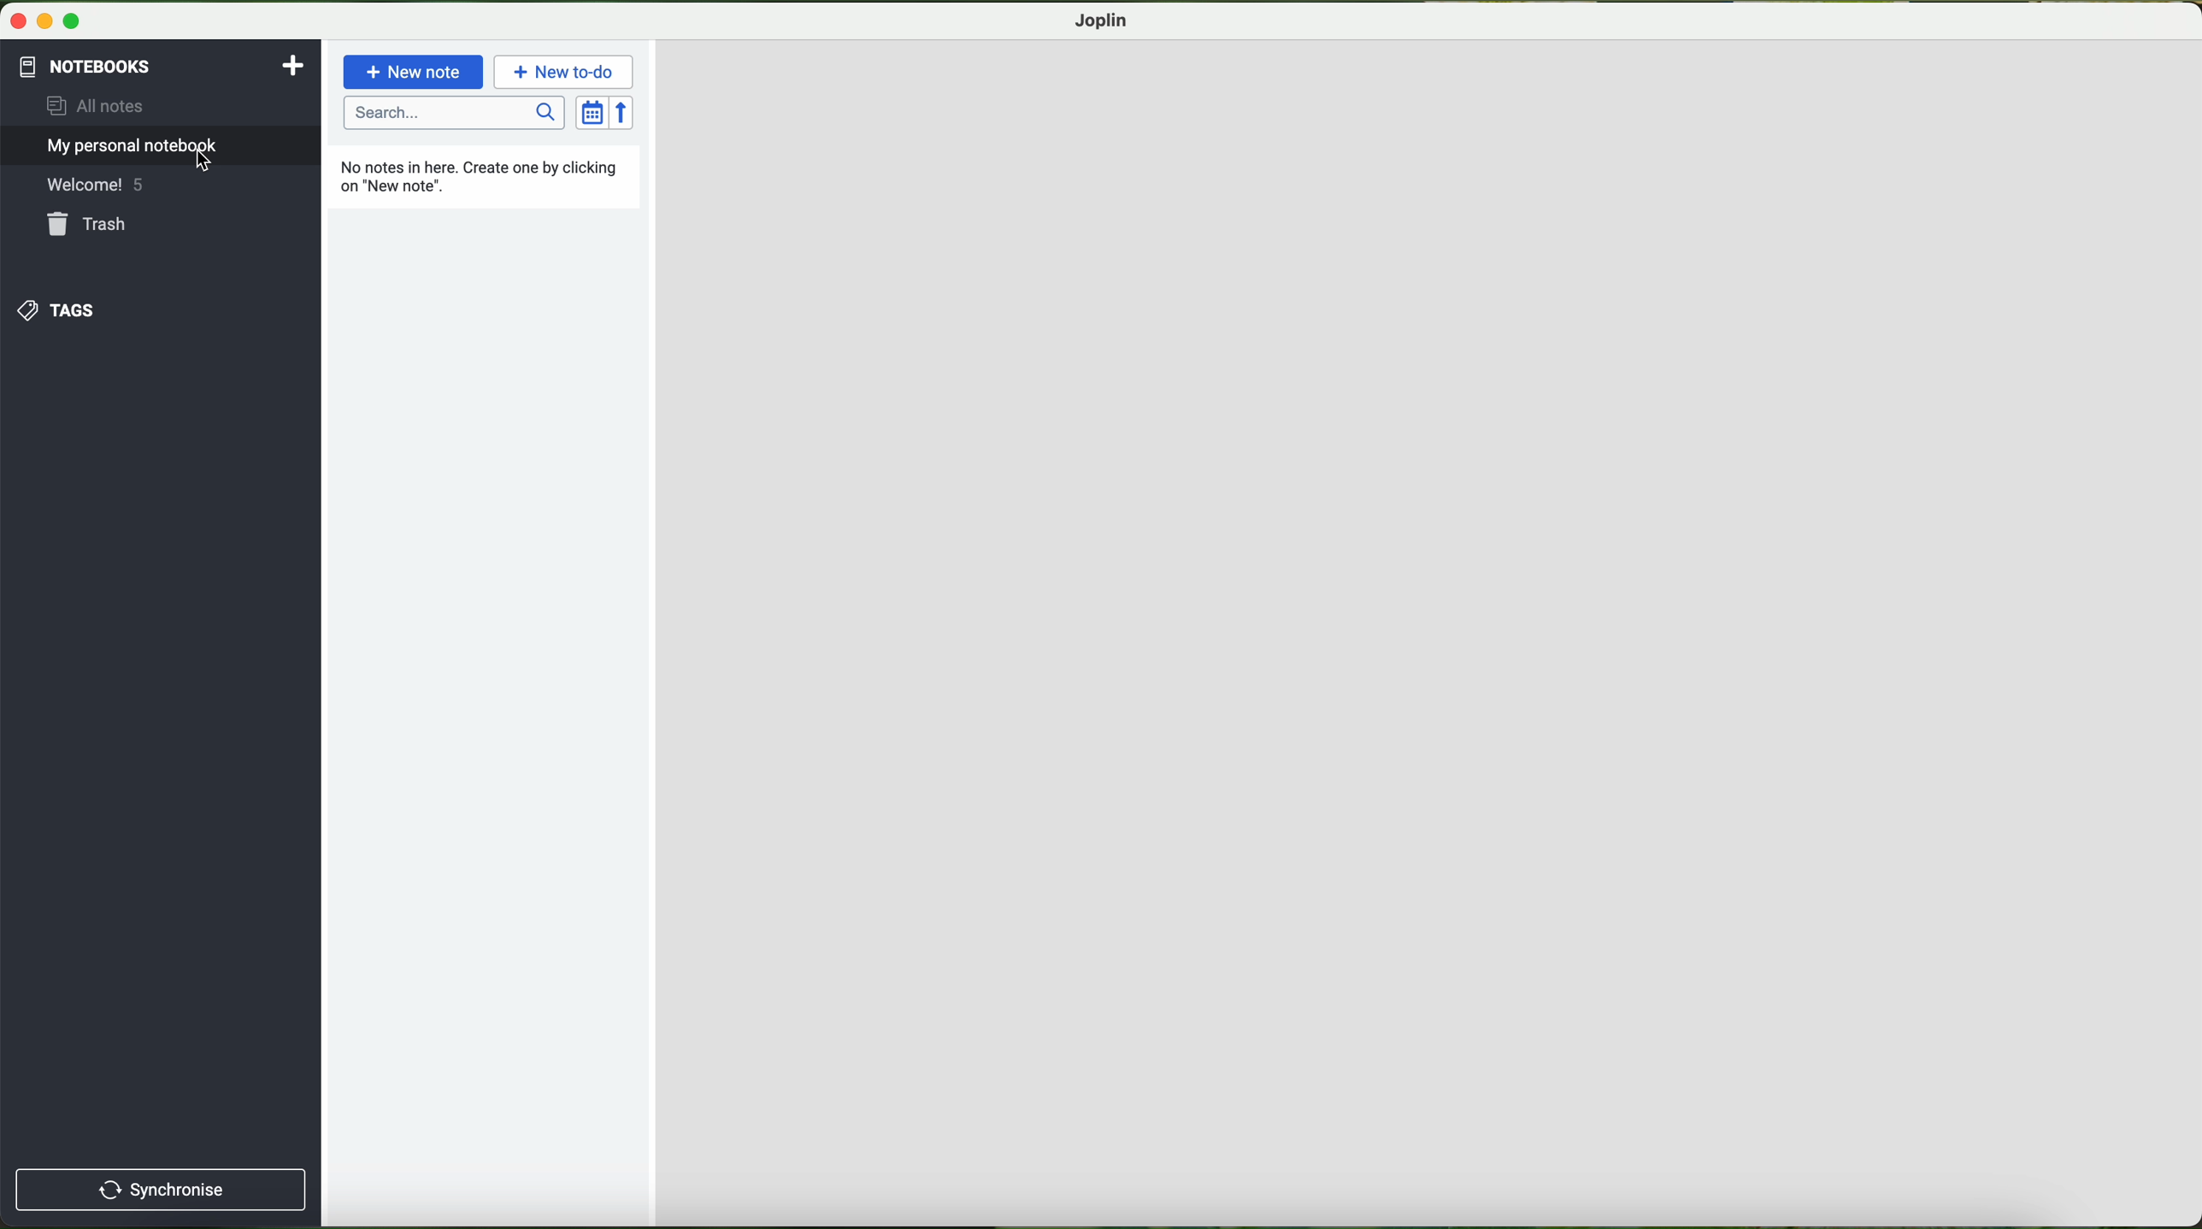 The image size is (2202, 1229). Describe the element at coordinates (414, 71) in the screenshot. I see `new note button` at that location.